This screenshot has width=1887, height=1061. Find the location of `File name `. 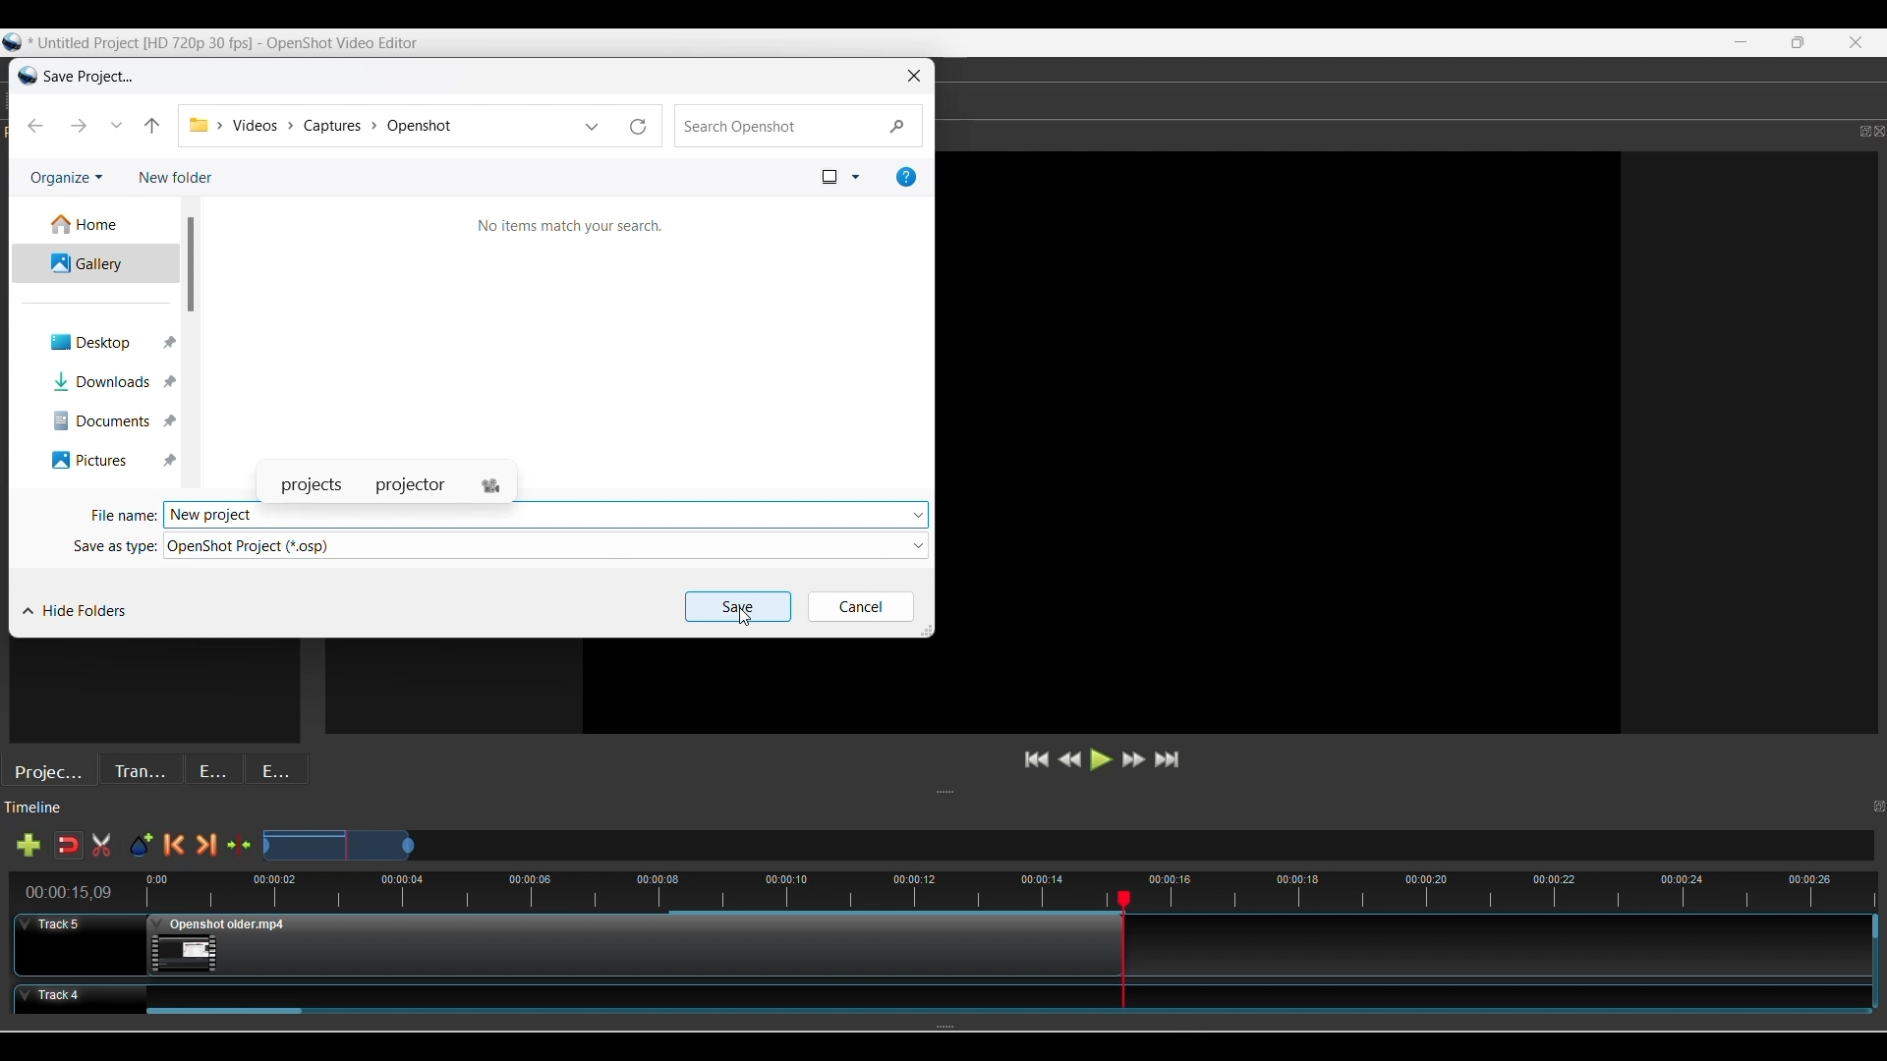

File name  is located at coordinates (120, 517).